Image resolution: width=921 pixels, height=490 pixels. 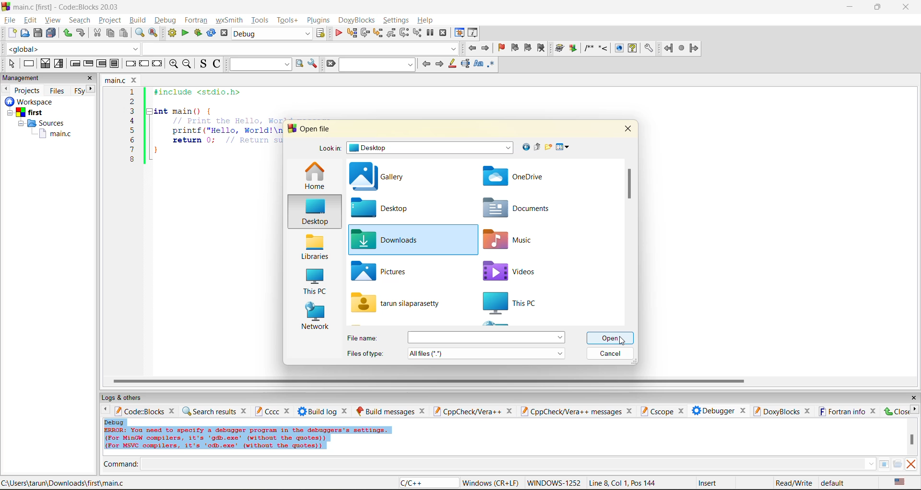 I want to click on next instruction, so click(x=404, y=33).